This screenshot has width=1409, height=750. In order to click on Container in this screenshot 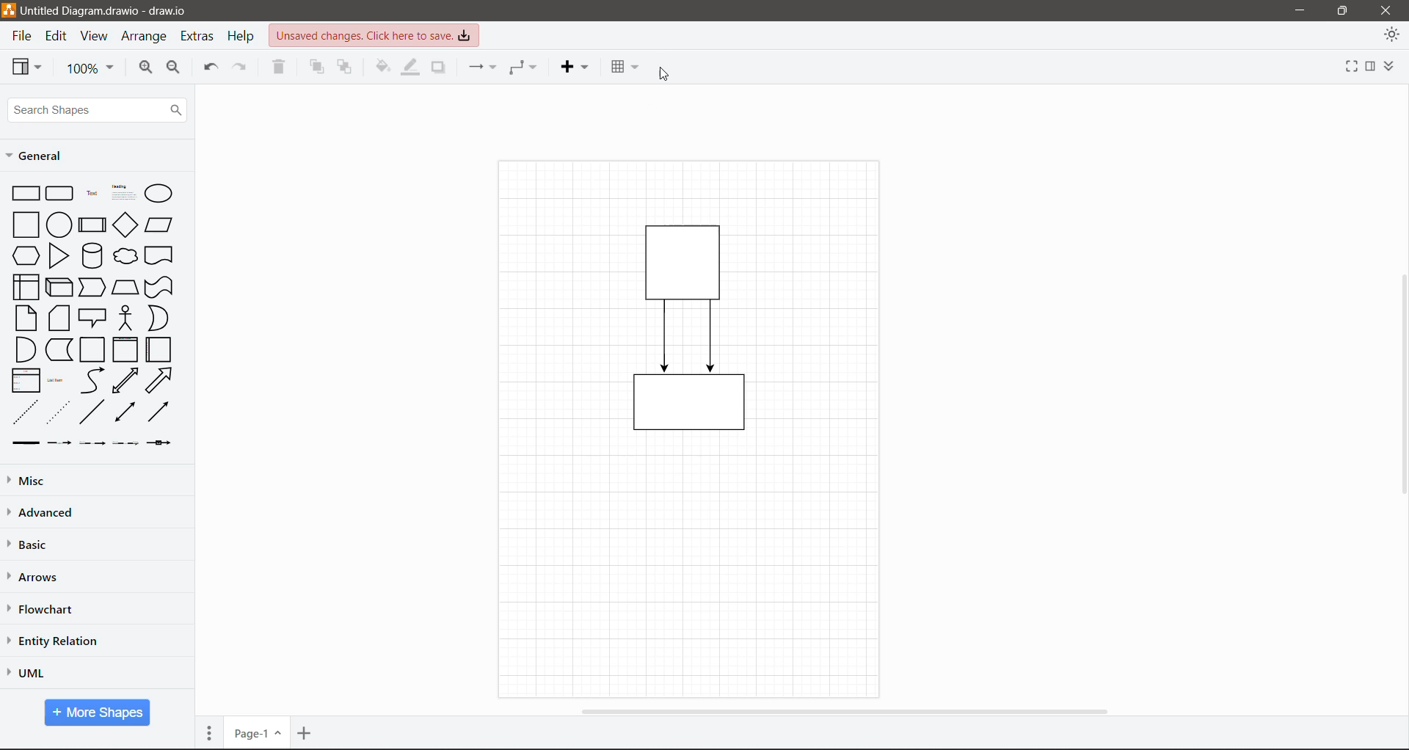, I will do `click(125, 349)`.